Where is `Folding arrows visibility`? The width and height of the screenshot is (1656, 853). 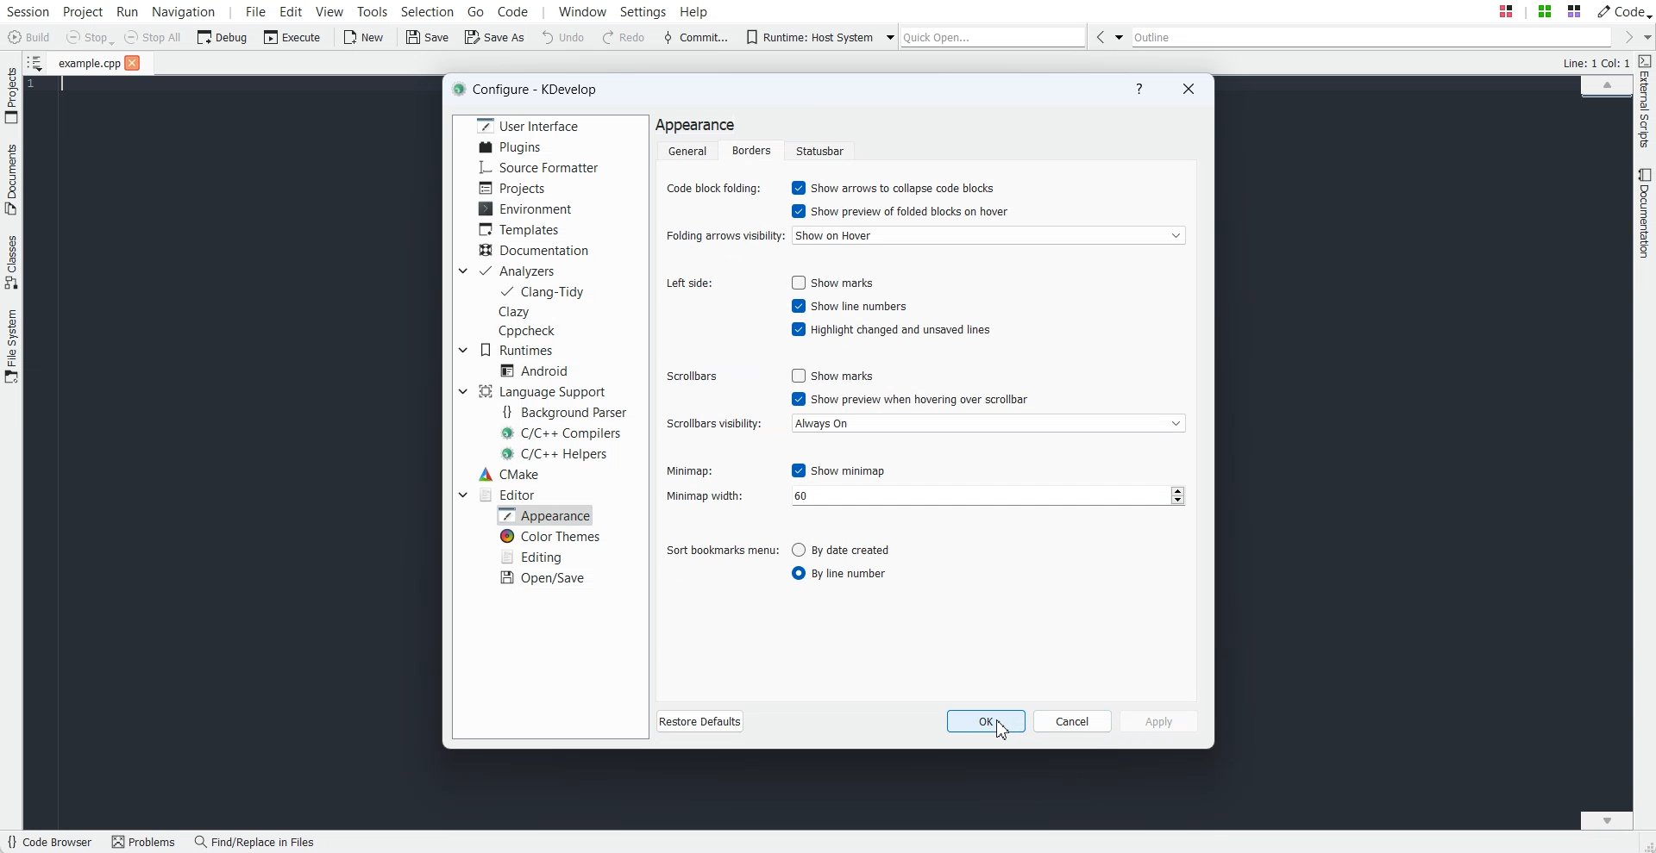
Folding arrows visibility is located at coordinates (722, 238).